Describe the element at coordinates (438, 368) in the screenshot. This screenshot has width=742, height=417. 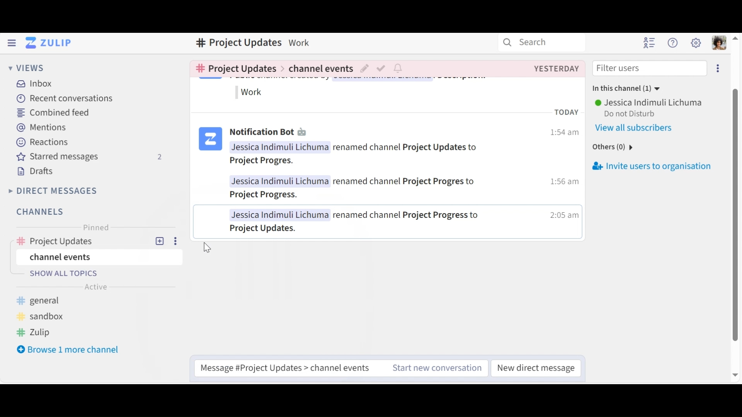
I see `Start new conversation` at that location.